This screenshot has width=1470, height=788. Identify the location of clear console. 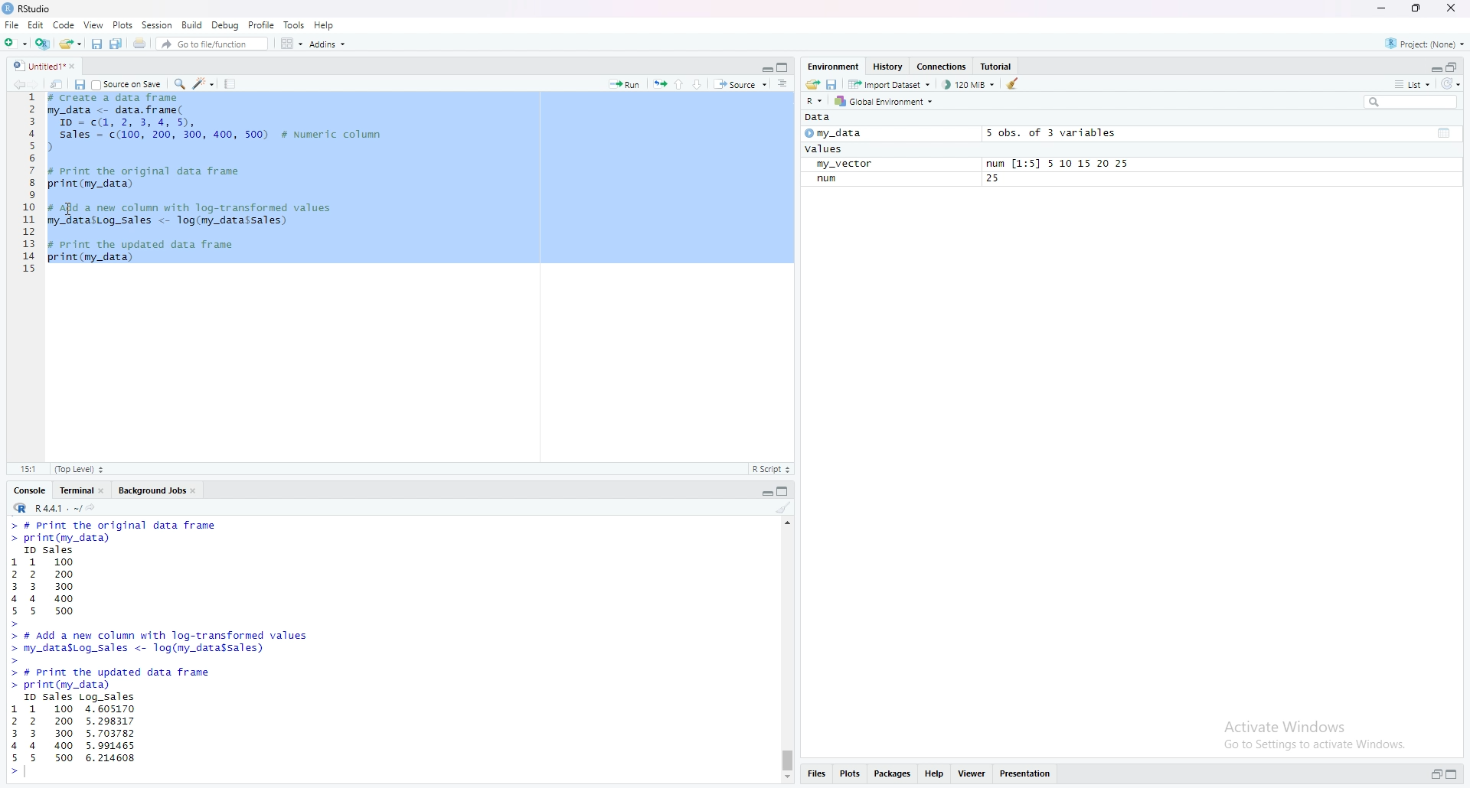
(783, 510).